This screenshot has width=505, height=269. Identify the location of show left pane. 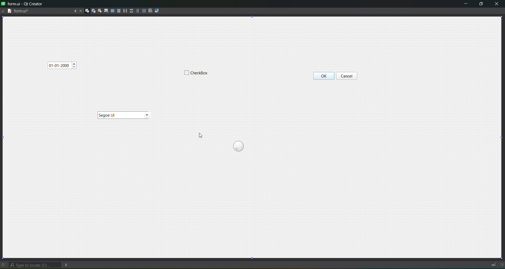
(3, 263).